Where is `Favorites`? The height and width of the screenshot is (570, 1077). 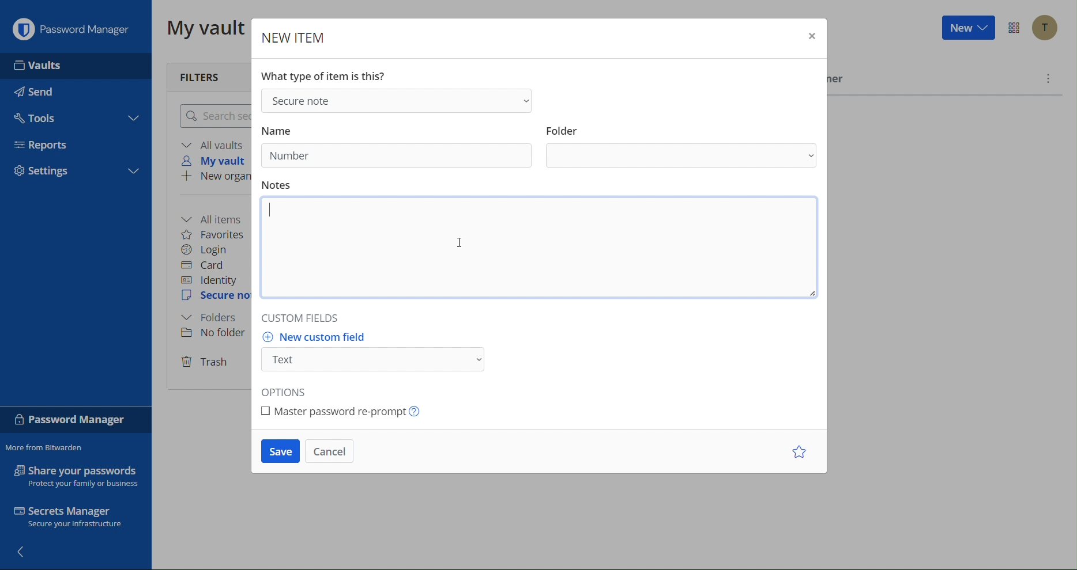
Favorites is located at coordinates (217, 233).